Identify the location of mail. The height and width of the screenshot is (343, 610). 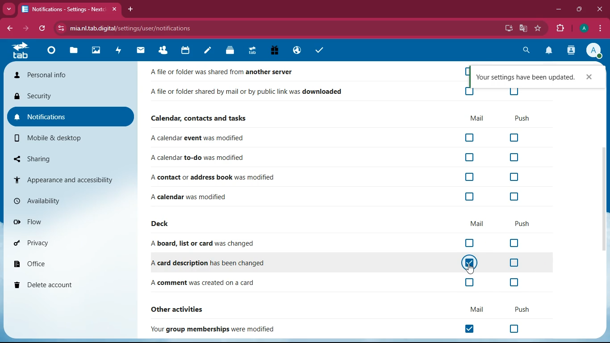
(475, 117).